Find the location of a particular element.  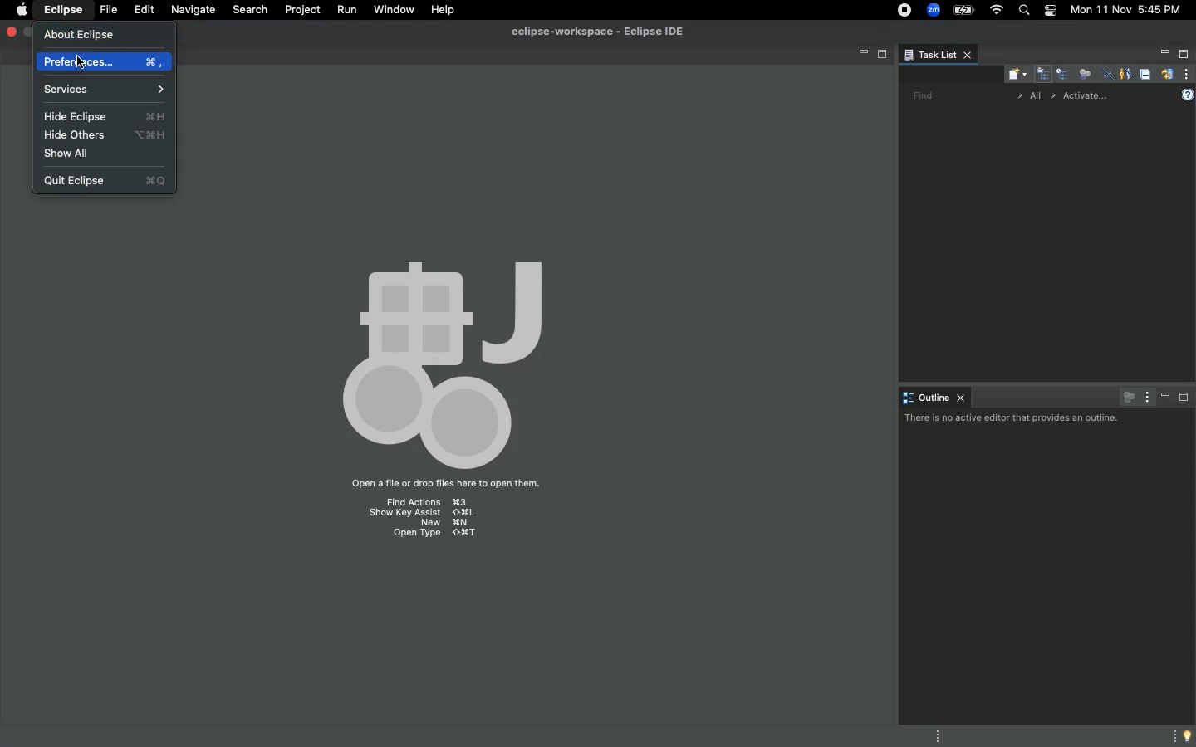

Find Actions %3
Show Key Assist OXL
Now XN
OpenType ONT is located at coordinates (421, 520).